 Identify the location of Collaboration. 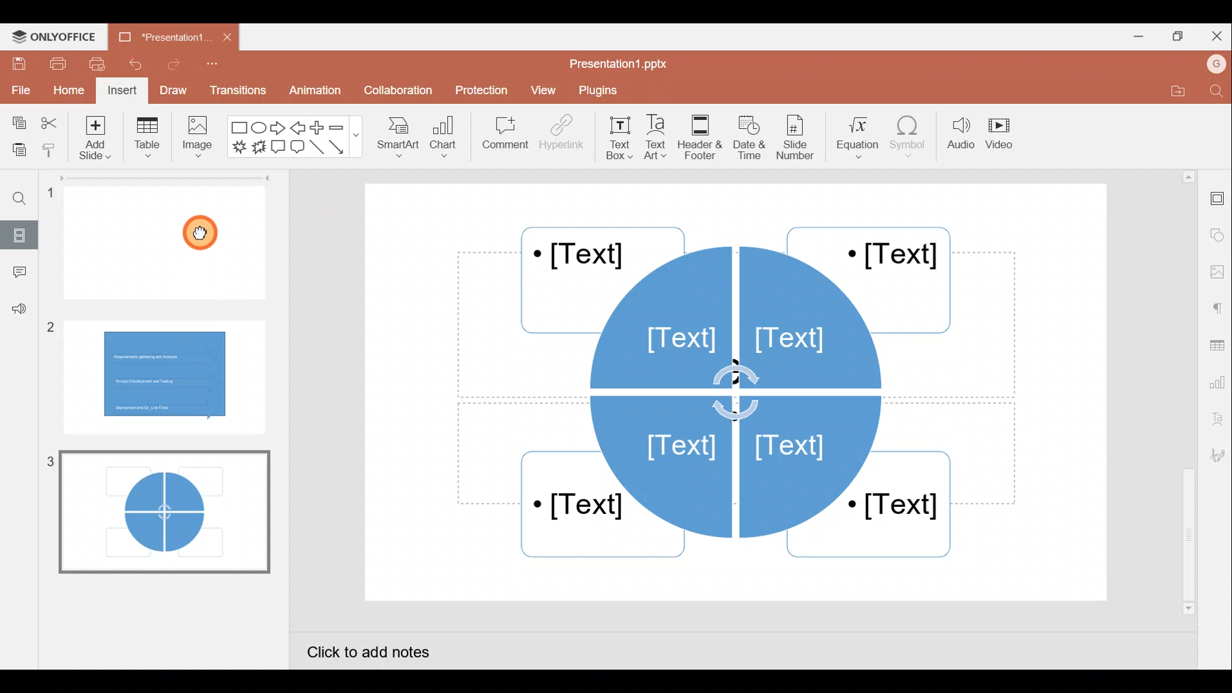
(397, 90).